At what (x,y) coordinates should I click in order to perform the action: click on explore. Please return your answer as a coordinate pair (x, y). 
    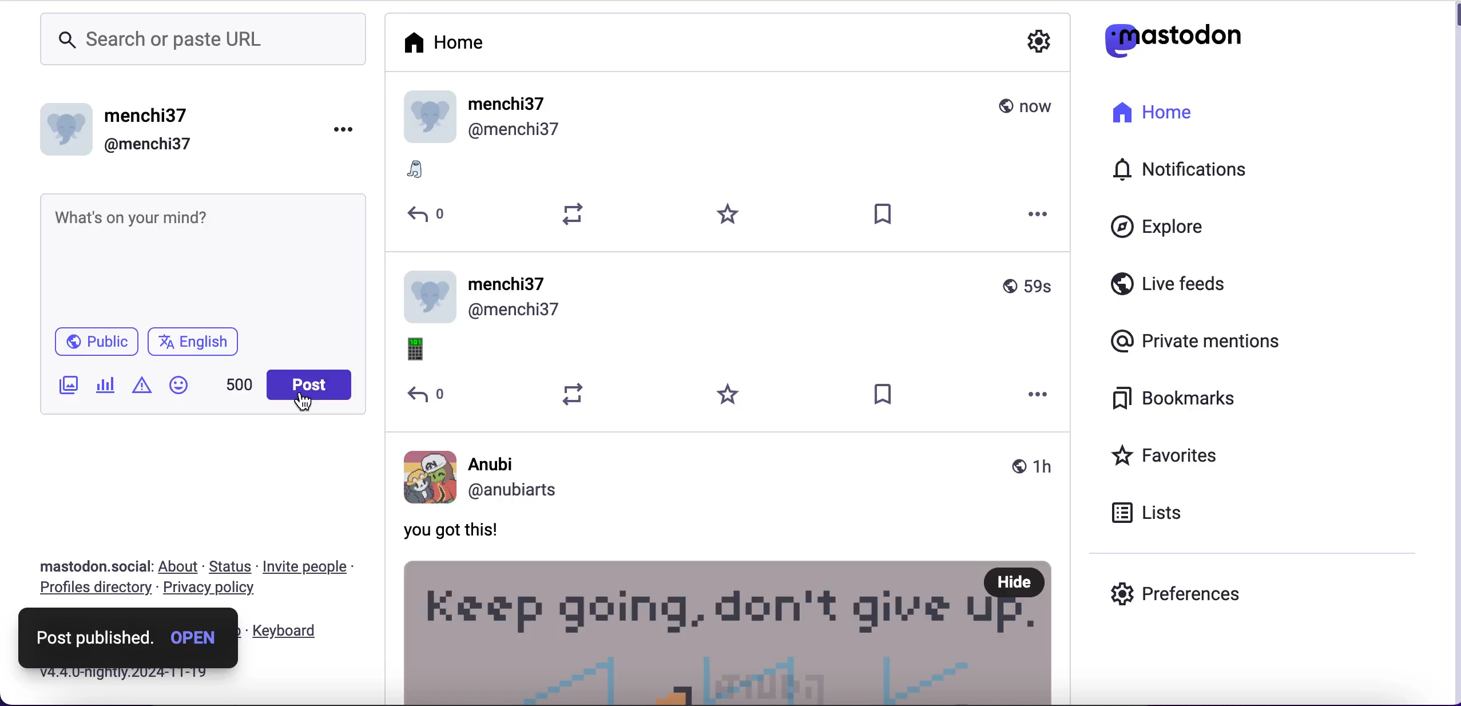
    Looking at the image, I should click on (1176, 228).